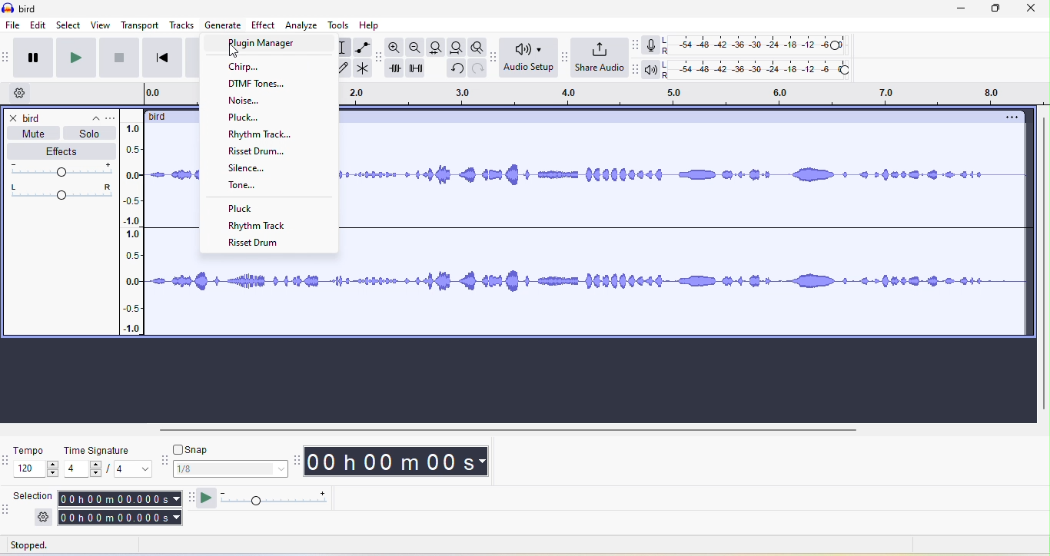  What do you see at coordinates (266, 27) in the screenshot?
I see `effect` at bounding box center [266, 27].